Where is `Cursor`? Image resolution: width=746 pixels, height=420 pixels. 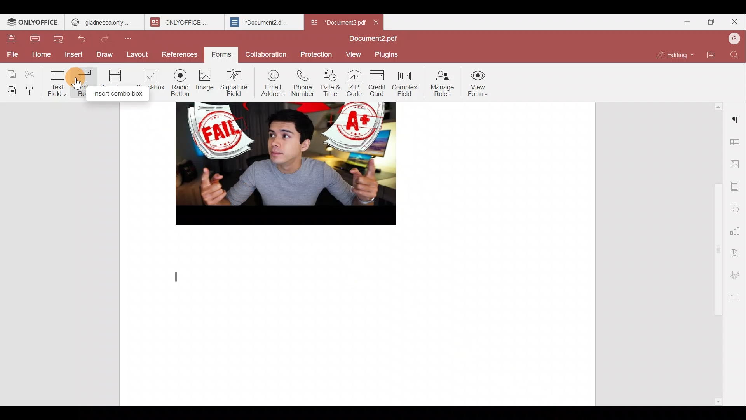
Cursor is located at coordinates (79, 84).